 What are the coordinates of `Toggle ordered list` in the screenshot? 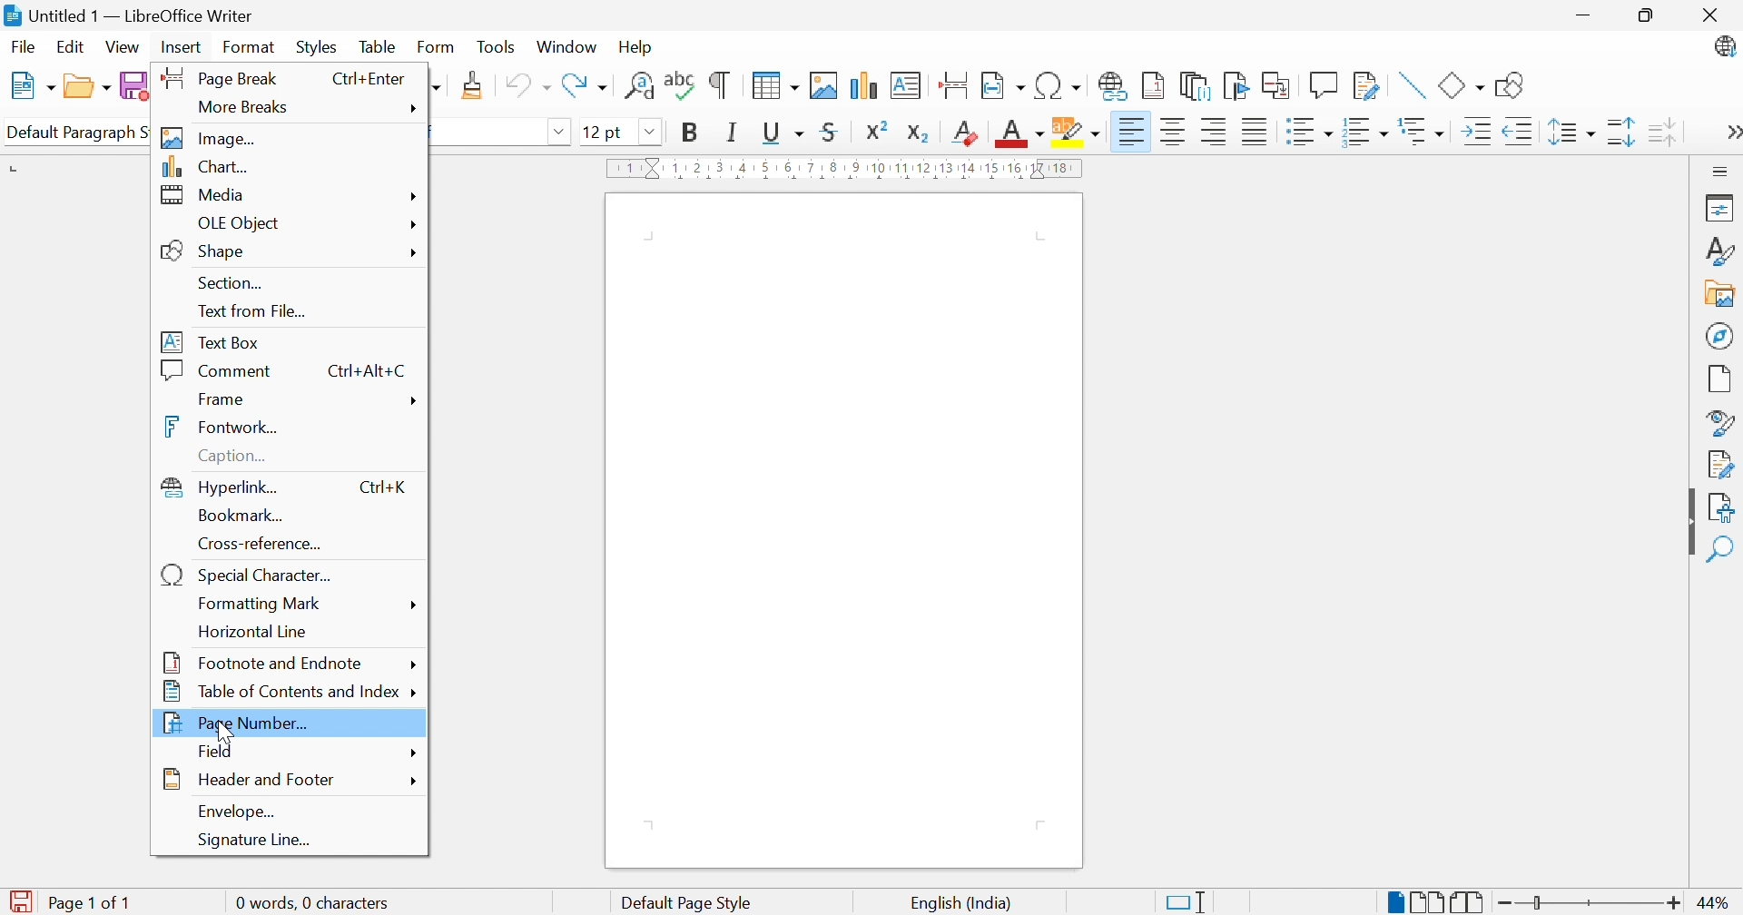 It's located at (1363, 133).